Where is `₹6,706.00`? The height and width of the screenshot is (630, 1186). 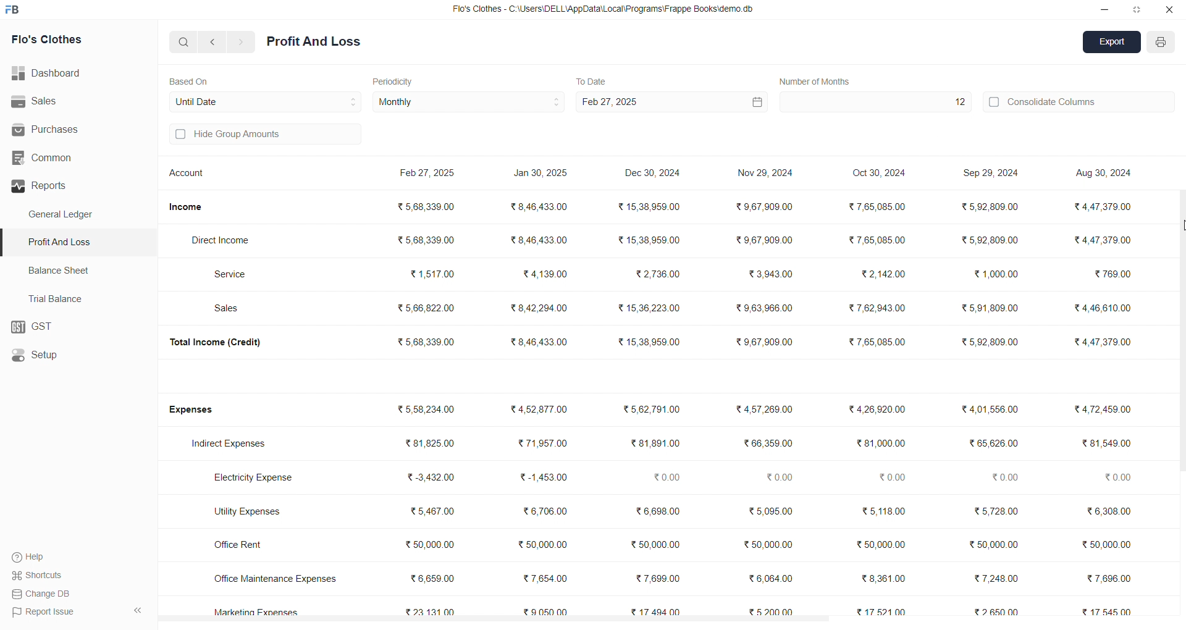 ₹6,706.00 is located at coordinates (545, 513).